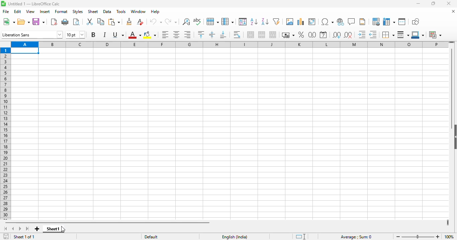 This screenshot has height=240, width=457. I want to click on row, so click(212, 22).